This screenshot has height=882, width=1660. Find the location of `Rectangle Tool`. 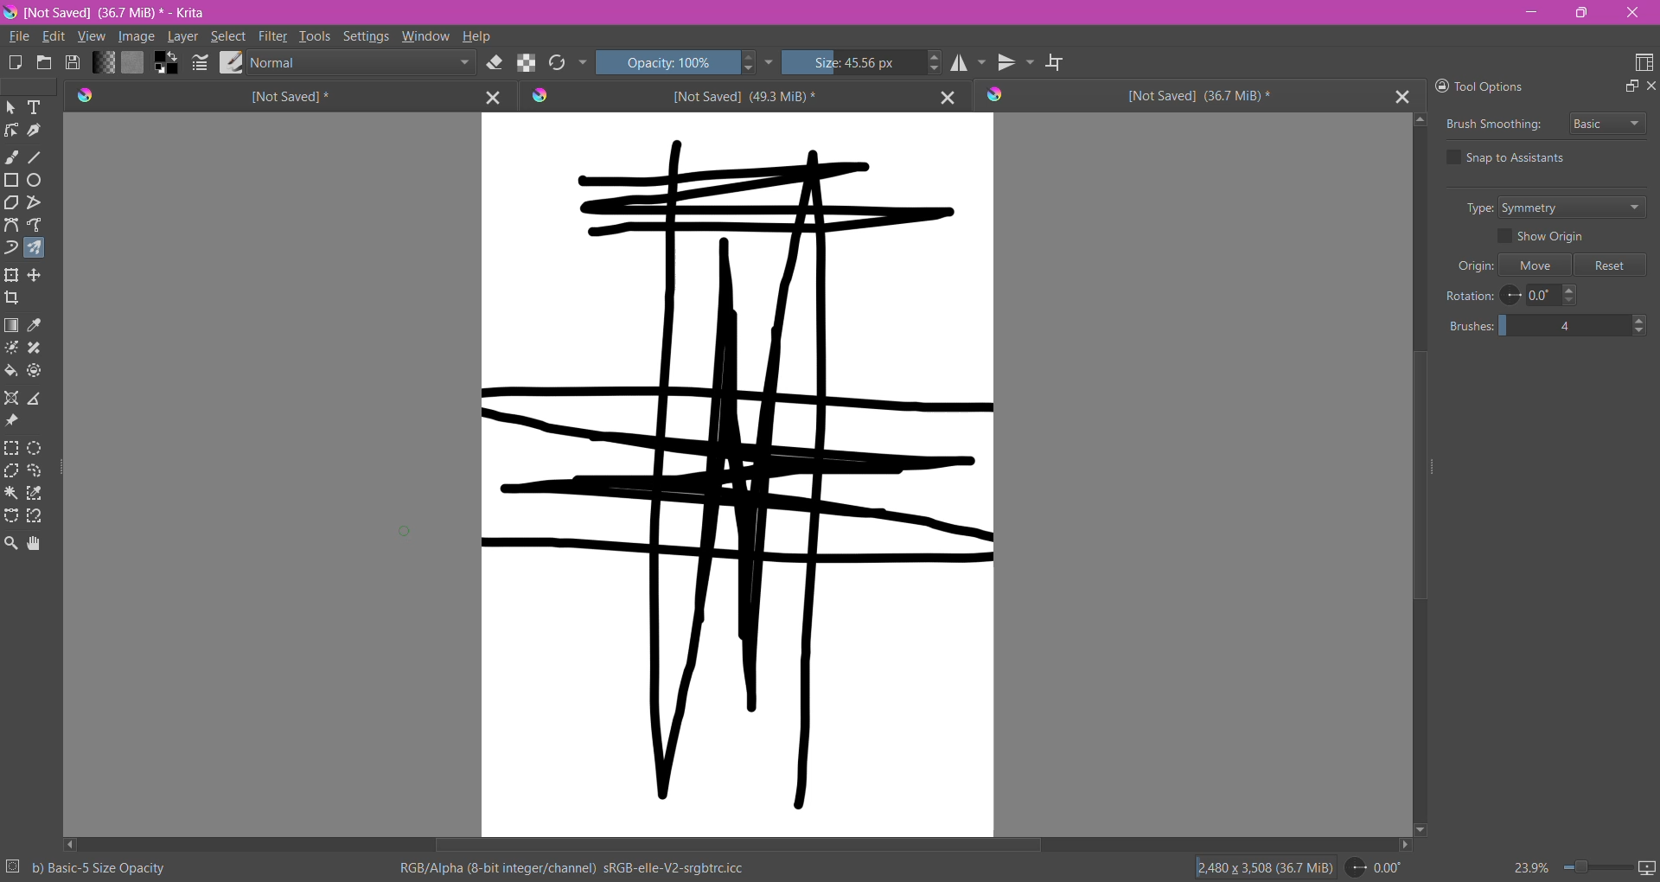

Rectangle Tool is located at coordinates (12, 180).